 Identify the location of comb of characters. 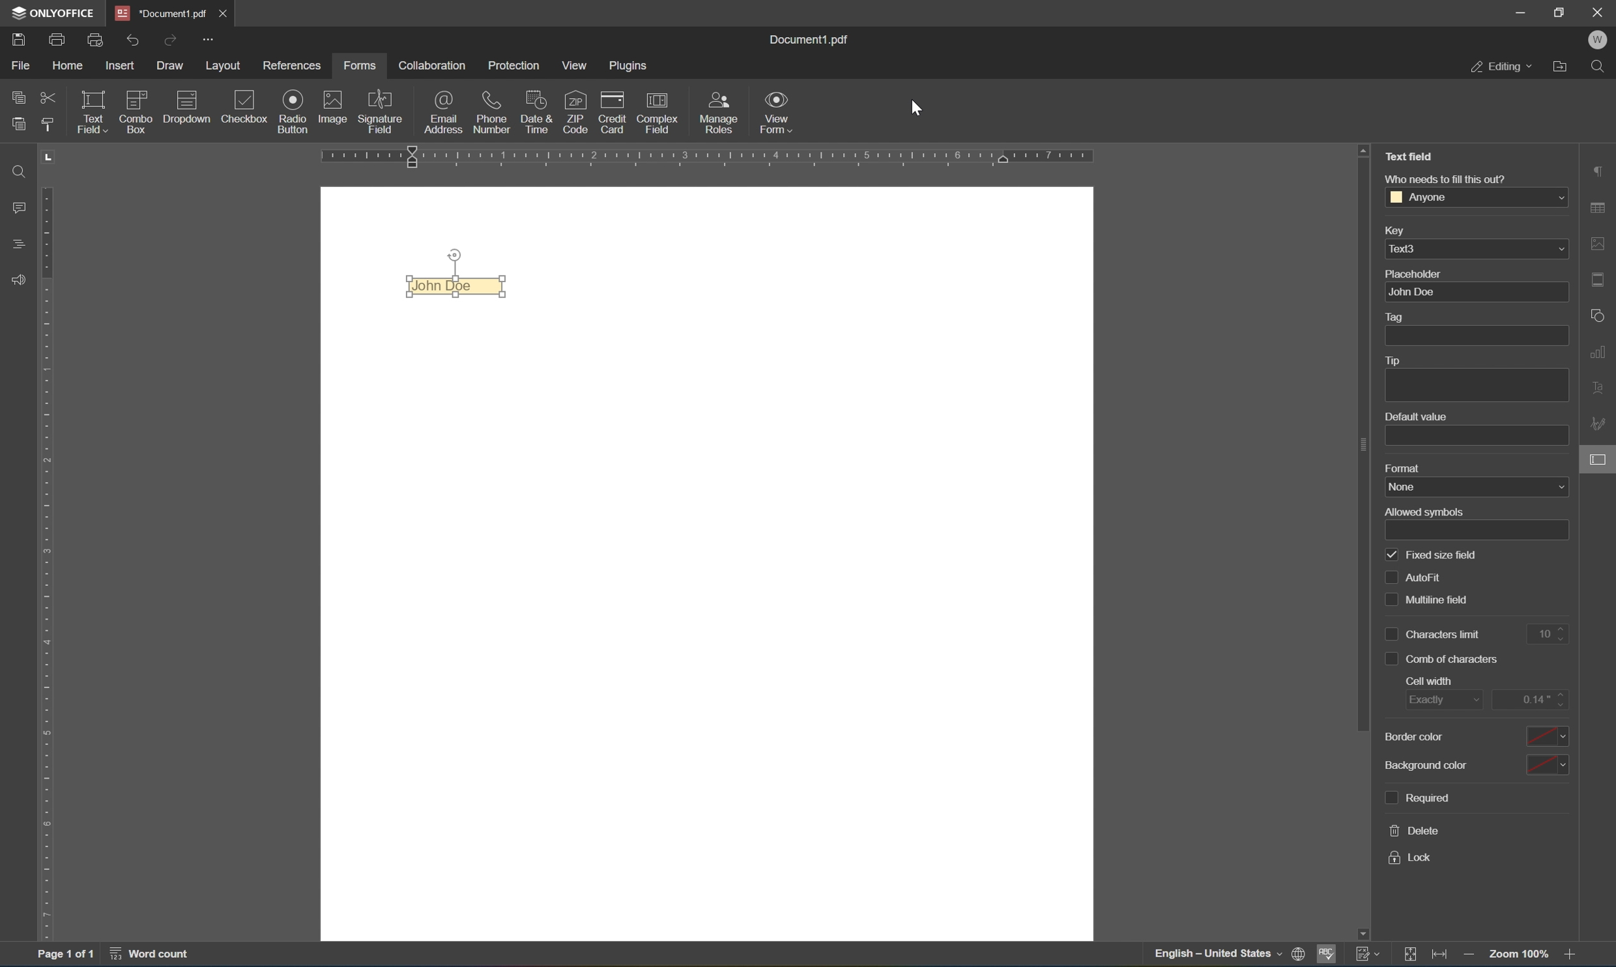
(1441, 659).